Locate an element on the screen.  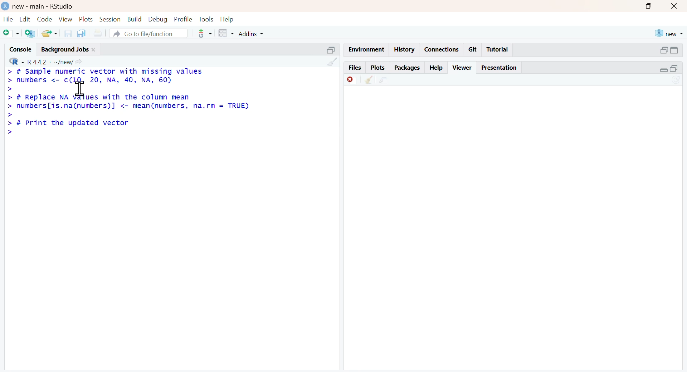
expand/collapse is located at coordinates (663, 70).